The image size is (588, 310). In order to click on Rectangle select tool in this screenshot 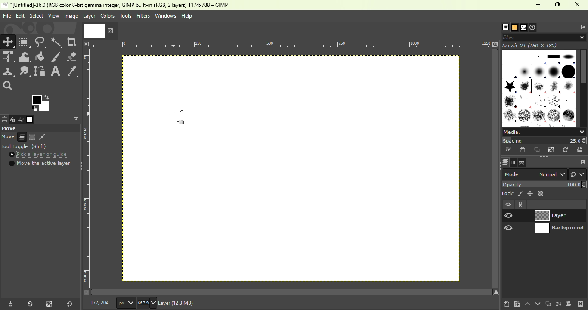, I will do `click(25, 42)`.